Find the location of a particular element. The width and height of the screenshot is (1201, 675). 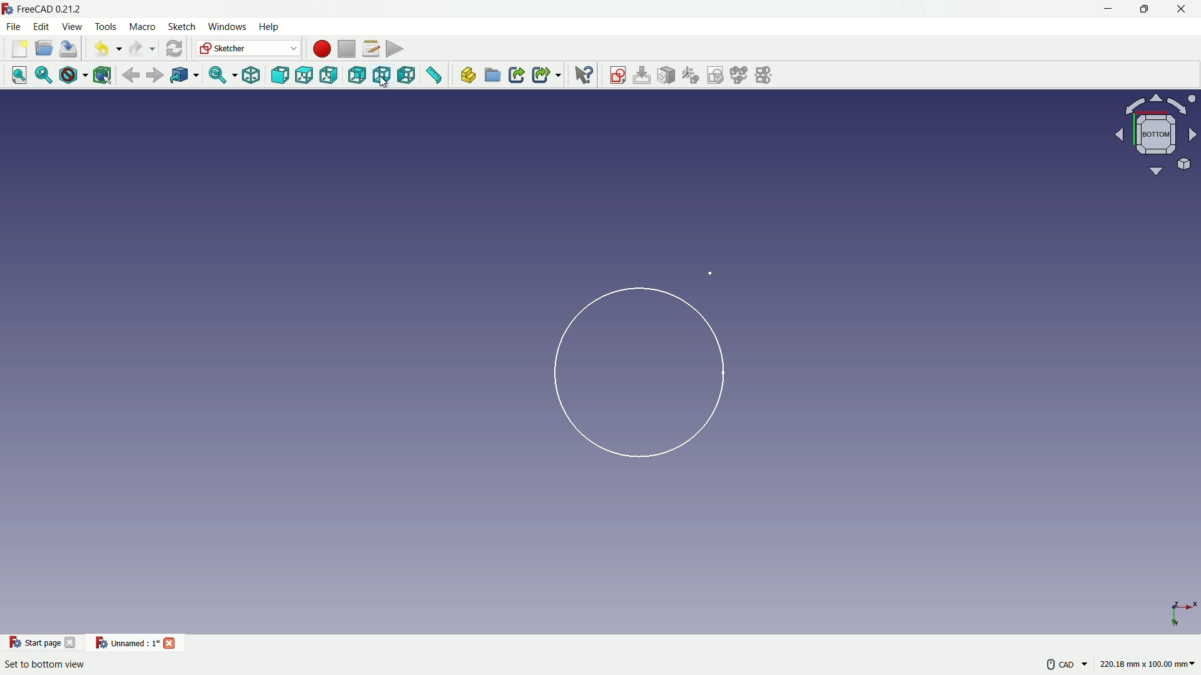

merge sketches is located at coordinates (741, 76).